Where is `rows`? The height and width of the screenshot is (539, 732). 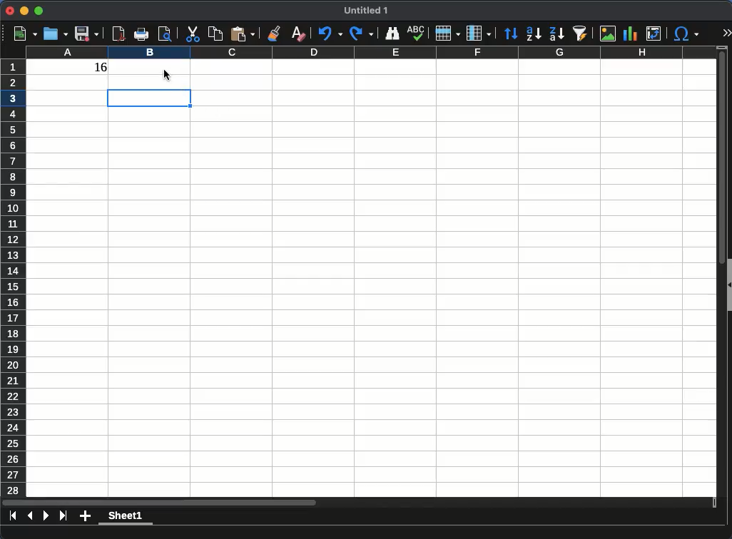 rows is located at coordinates (448, 34).